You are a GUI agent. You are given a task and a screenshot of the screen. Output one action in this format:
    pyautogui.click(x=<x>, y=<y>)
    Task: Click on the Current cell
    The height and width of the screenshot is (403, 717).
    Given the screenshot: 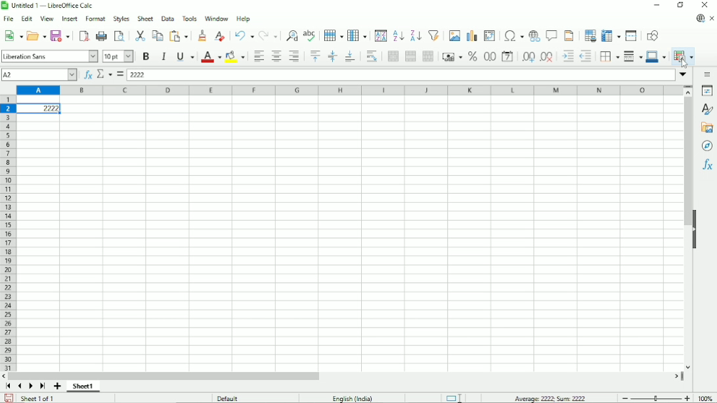 What is the action you would take?
    pyautogui.click(x=39, y=75)
    